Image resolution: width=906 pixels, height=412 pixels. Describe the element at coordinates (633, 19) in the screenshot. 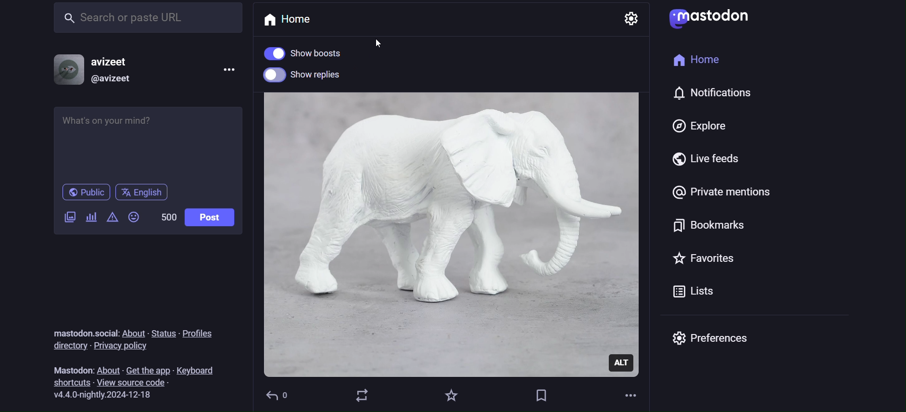

I see `show setting` at that location.